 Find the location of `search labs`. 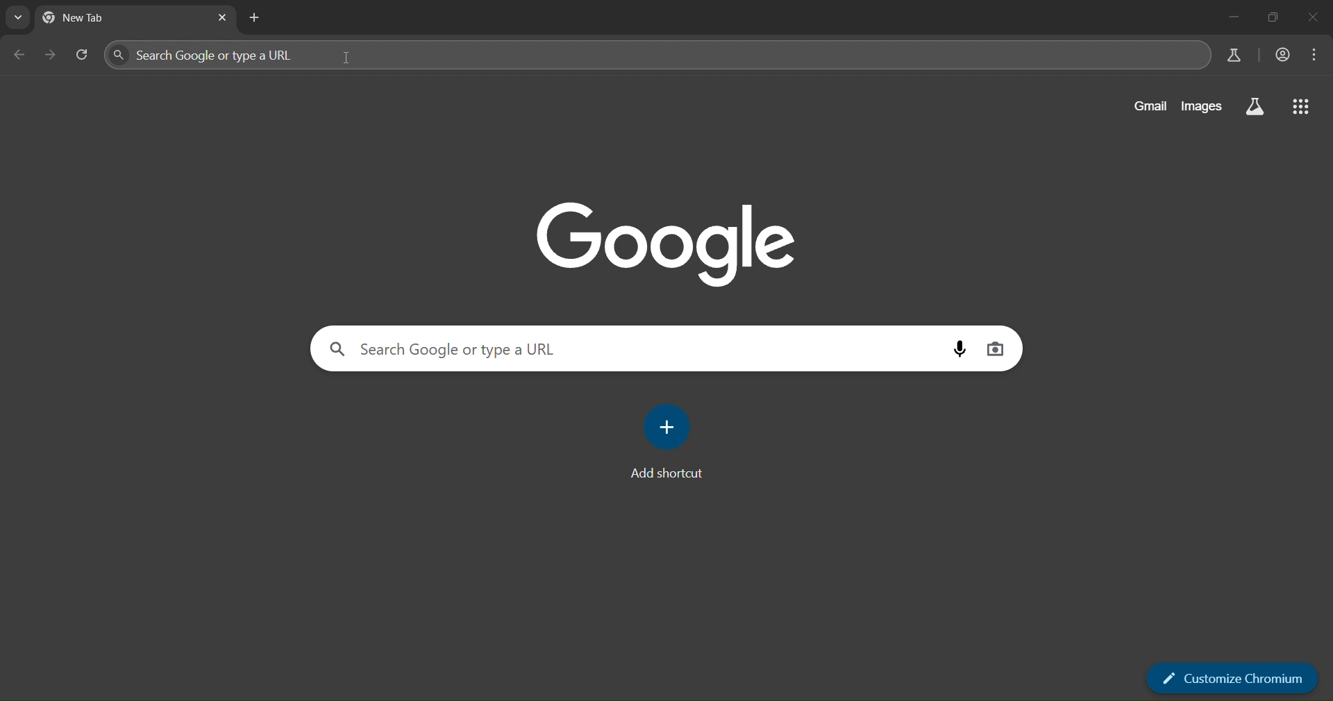

search labs is located at coordinates (1253, 107).